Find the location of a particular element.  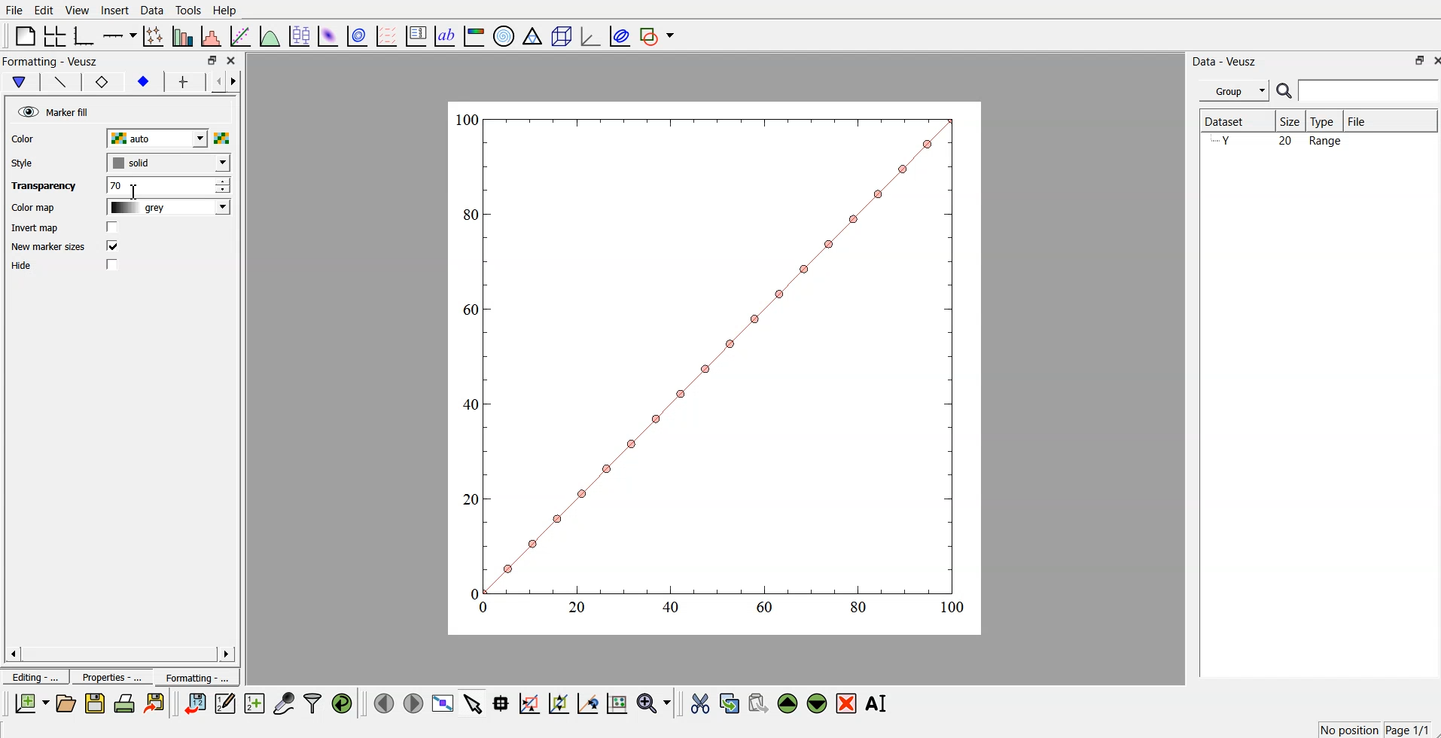

Data - Veusz is located at coordinates (1230, 60).